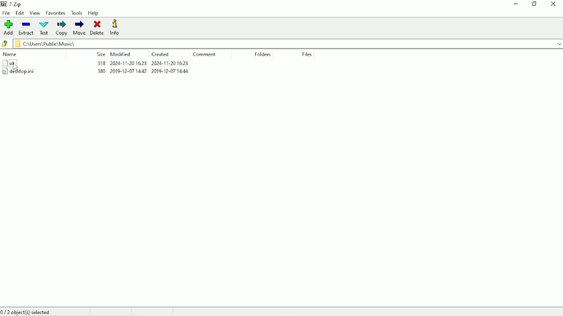 The height and width of the screenshot is (316, 563). I want to click on cursor, so click(16, 67).